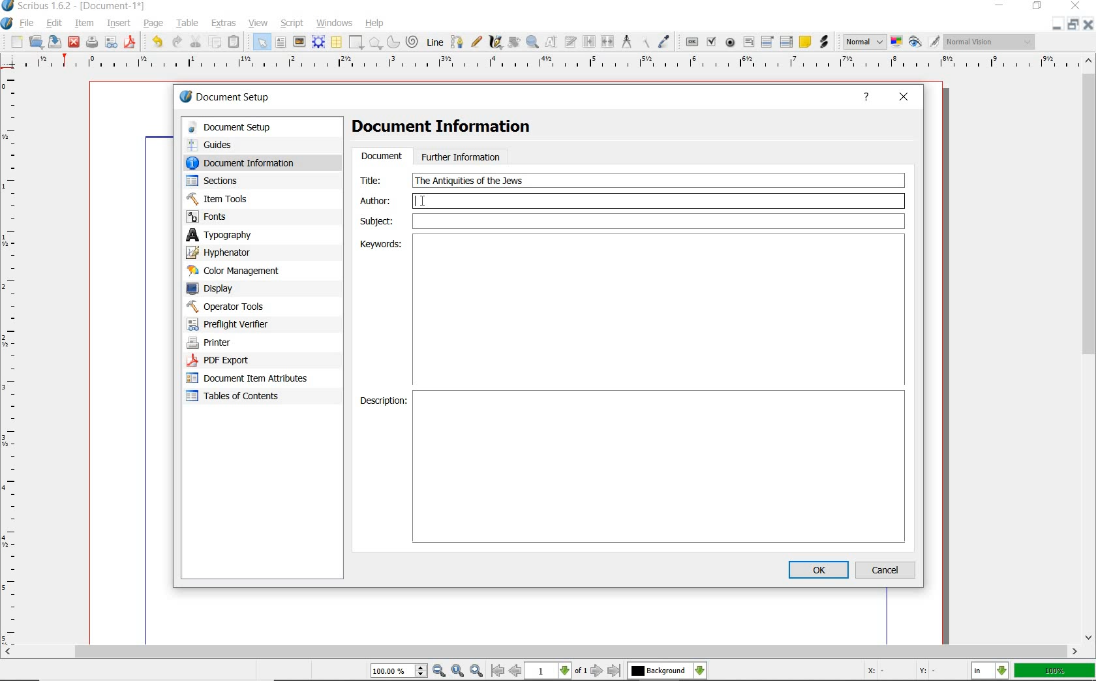 The image size is (1096, 681). I want to click on toggle color management, so click(896, 42).